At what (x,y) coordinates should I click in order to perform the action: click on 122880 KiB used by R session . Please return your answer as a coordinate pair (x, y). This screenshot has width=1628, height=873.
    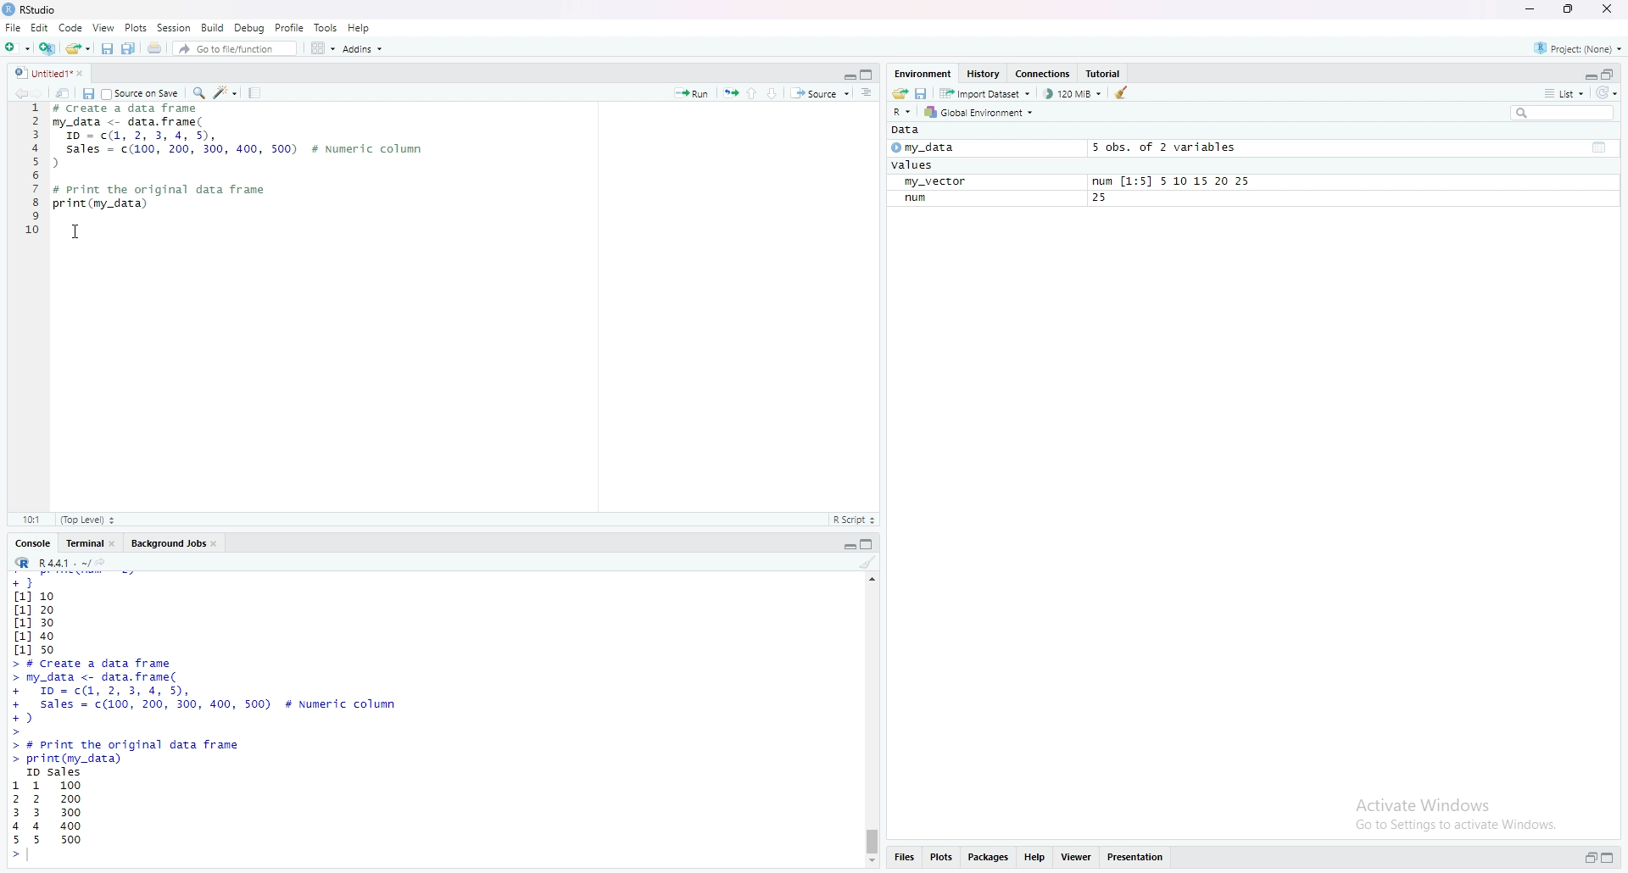
    Looking at the image, I should click on (1073, 96).